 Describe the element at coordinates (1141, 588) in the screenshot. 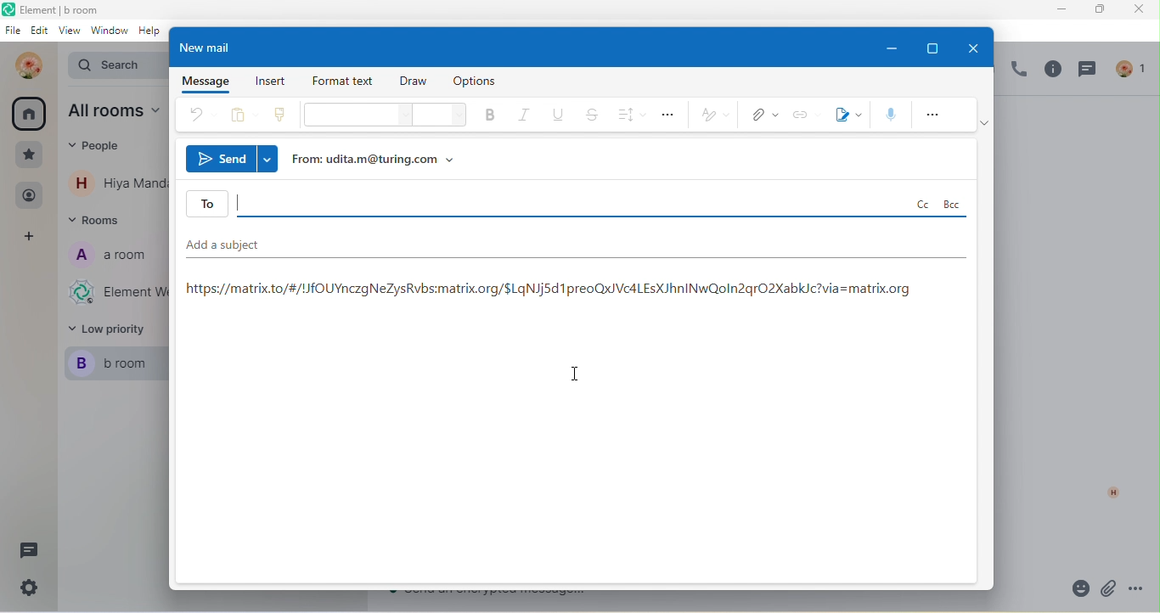

I see `option` at that location.